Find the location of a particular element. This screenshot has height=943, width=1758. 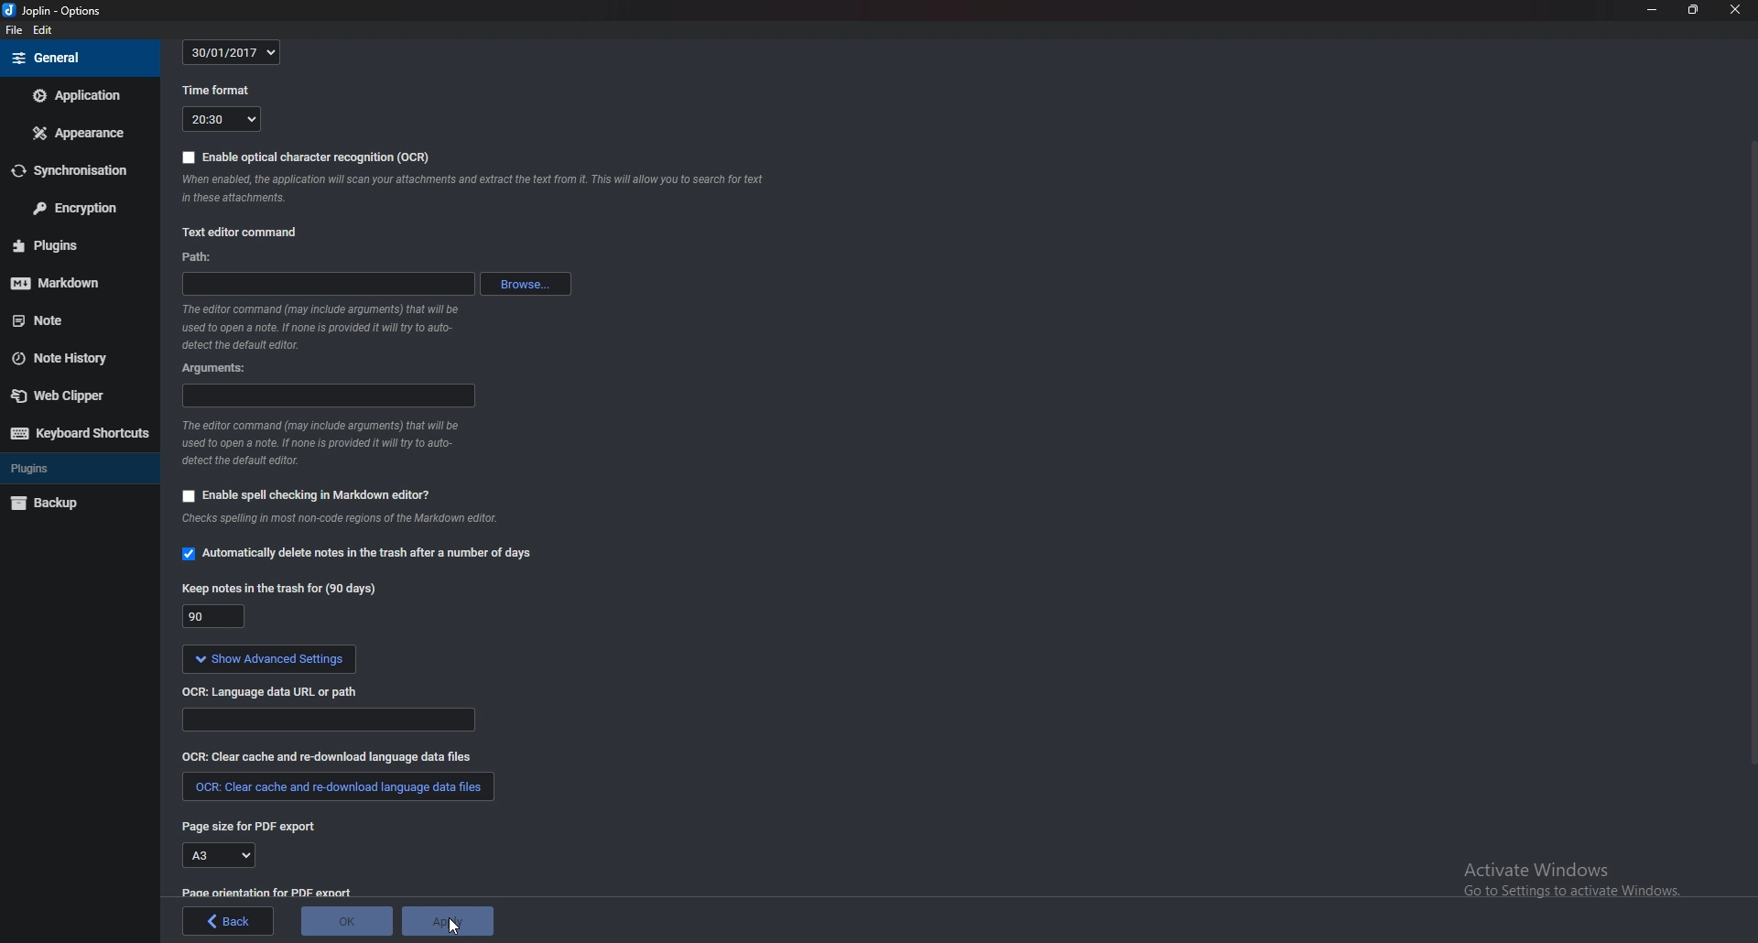

Application is located at coordinates (78, 96).